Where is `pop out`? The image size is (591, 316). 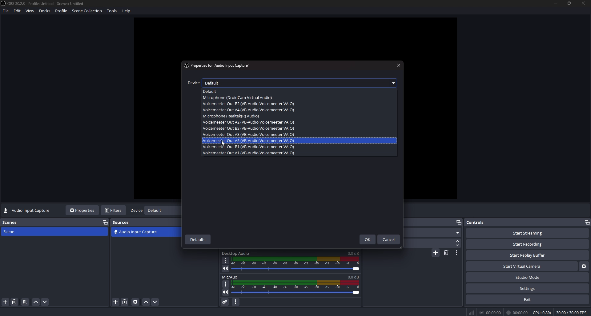
pop out is located at coordinates (105, 222).